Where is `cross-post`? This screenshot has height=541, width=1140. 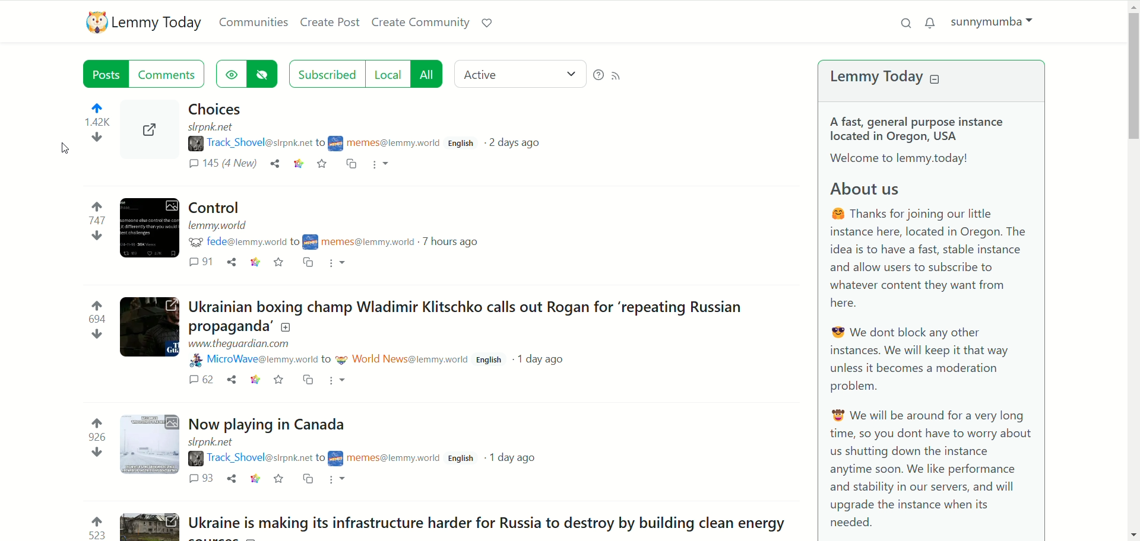
cross-post is located at coordinates (352, 165).